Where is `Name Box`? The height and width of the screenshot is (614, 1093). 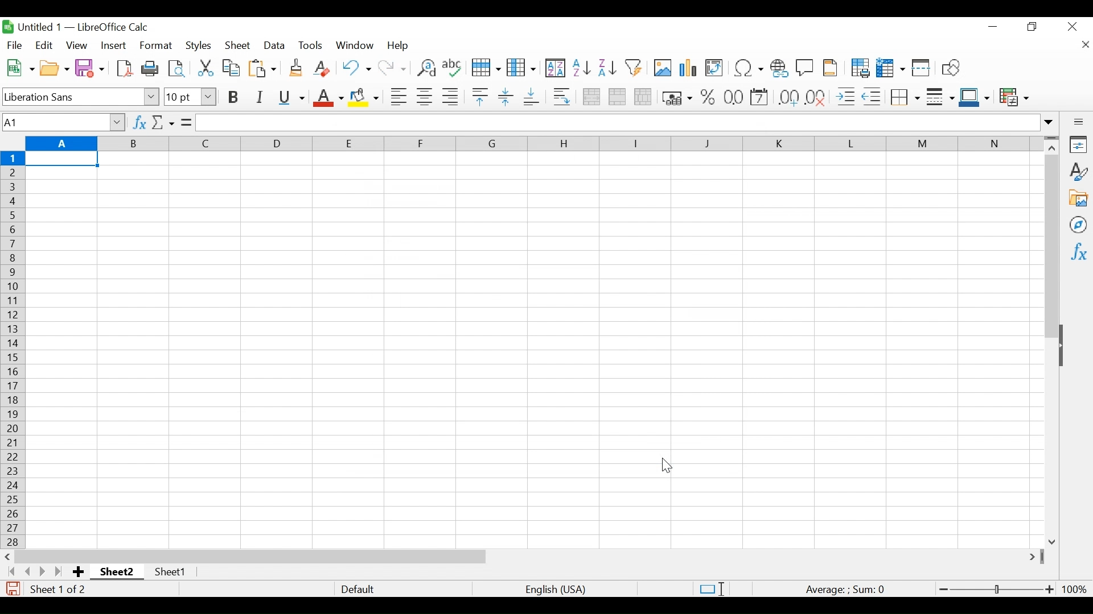
Name Box is located at coordinates (63, 122).